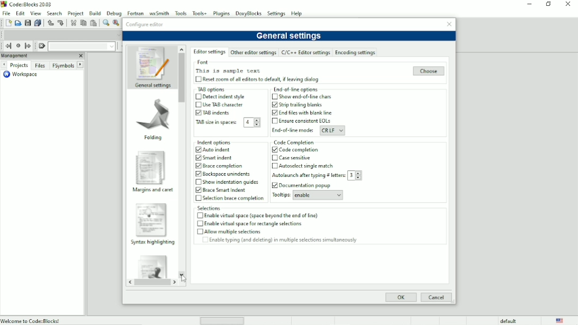  I want to click on CRLF, so click(328, 130).